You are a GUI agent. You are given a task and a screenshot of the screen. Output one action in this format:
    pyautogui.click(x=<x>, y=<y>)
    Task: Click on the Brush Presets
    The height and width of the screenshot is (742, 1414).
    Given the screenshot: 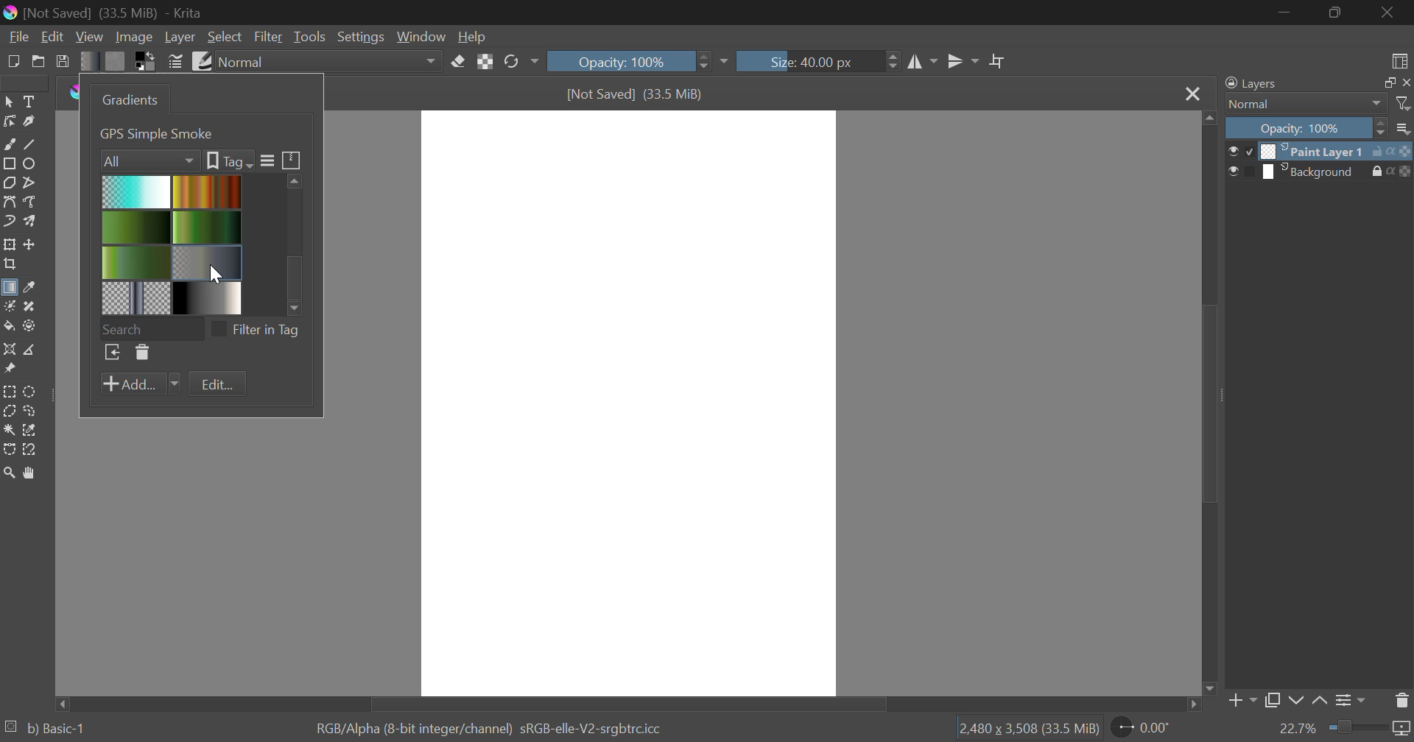 What is the action you would take?
    pyautogui.click(x=200, y=60)
    